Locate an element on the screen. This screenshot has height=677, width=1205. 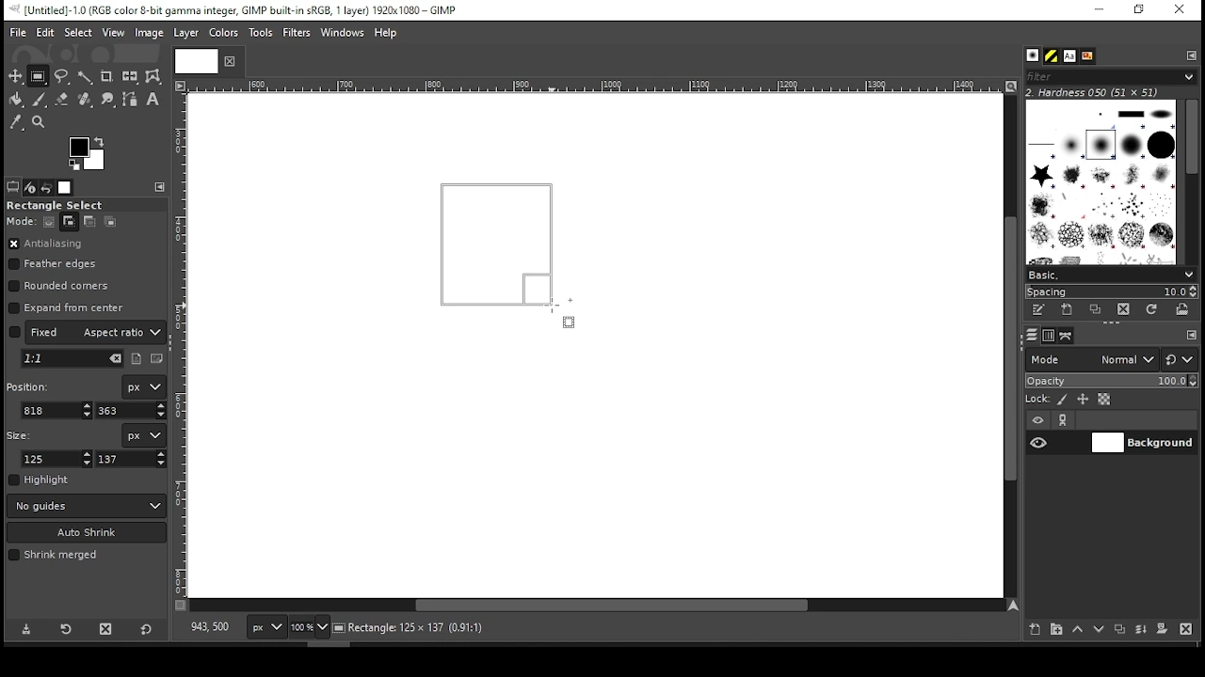
layer visibility is located at coordinates (1038, 420).